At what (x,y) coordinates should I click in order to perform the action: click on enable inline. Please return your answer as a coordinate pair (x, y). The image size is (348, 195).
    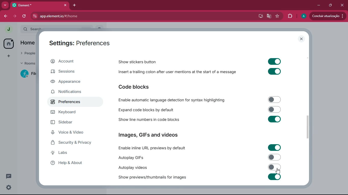
    Looking at the image, I should click on (153, 148).